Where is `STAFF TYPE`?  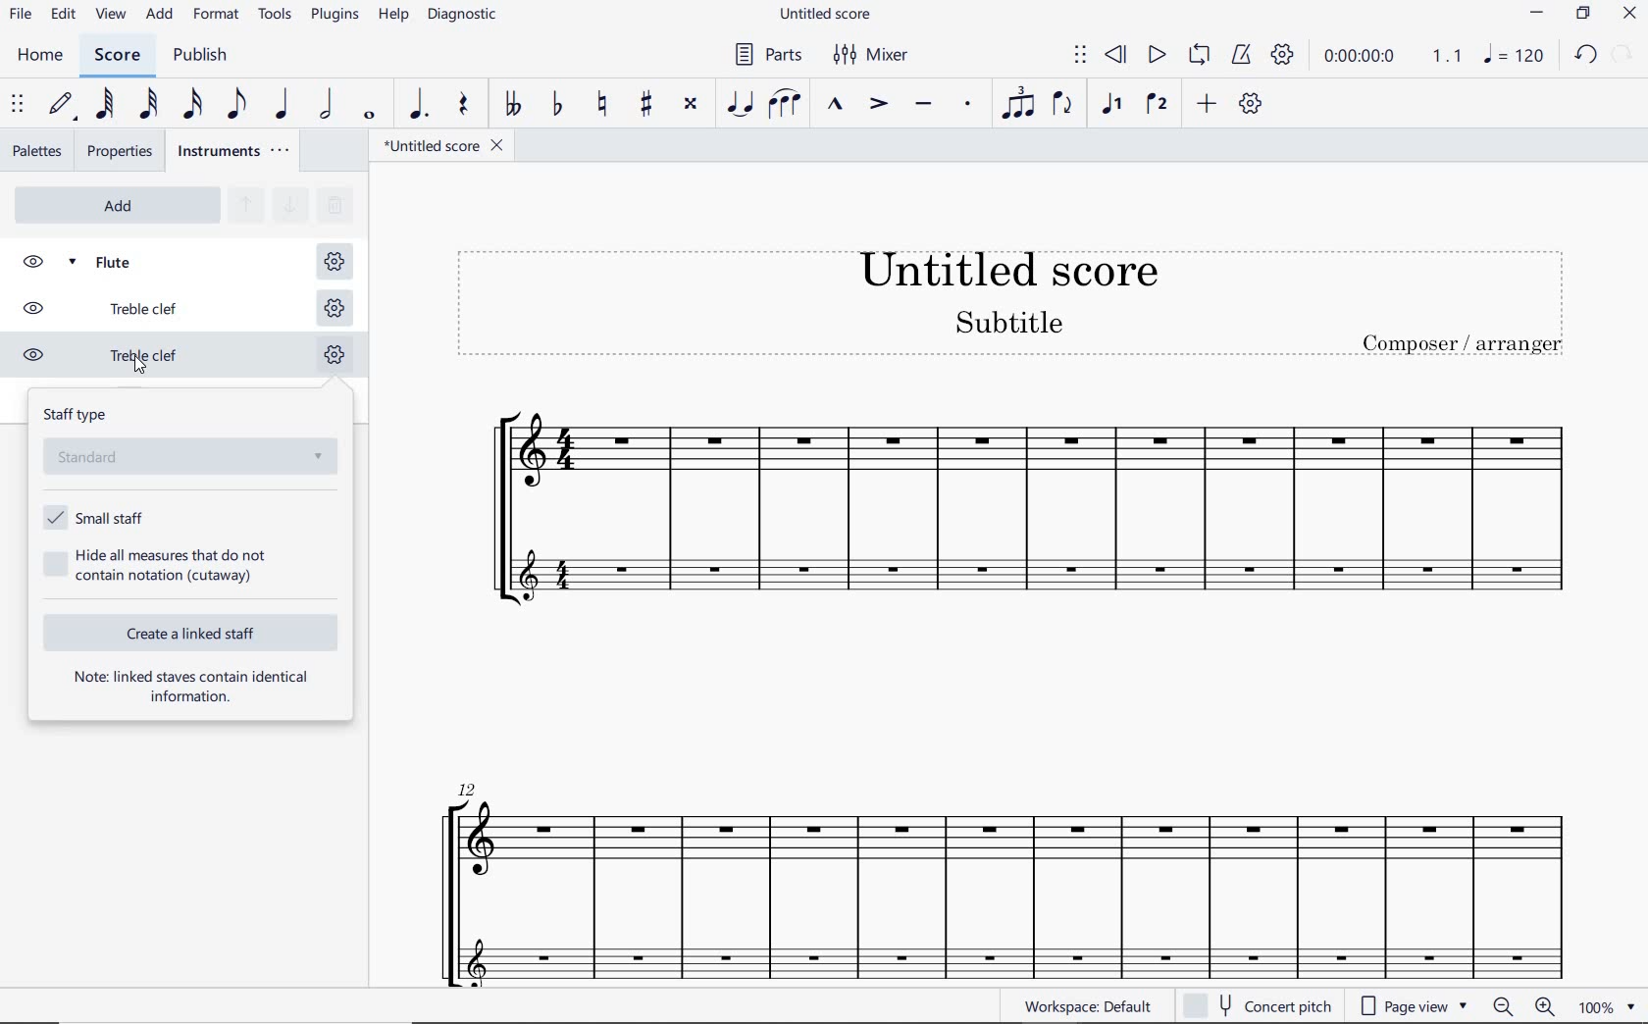
STAFF TYPE is located at coordinates (193, 442).